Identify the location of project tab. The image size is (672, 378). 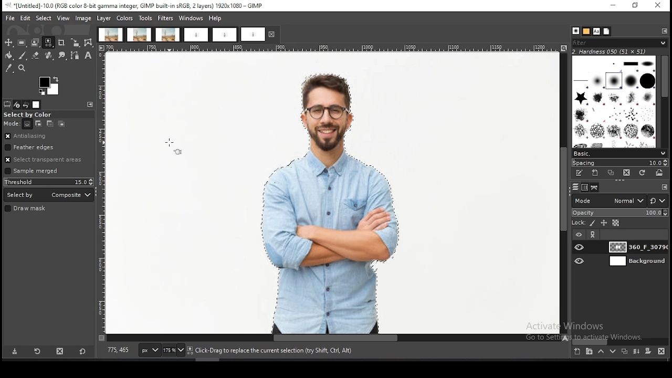
(110, 35).